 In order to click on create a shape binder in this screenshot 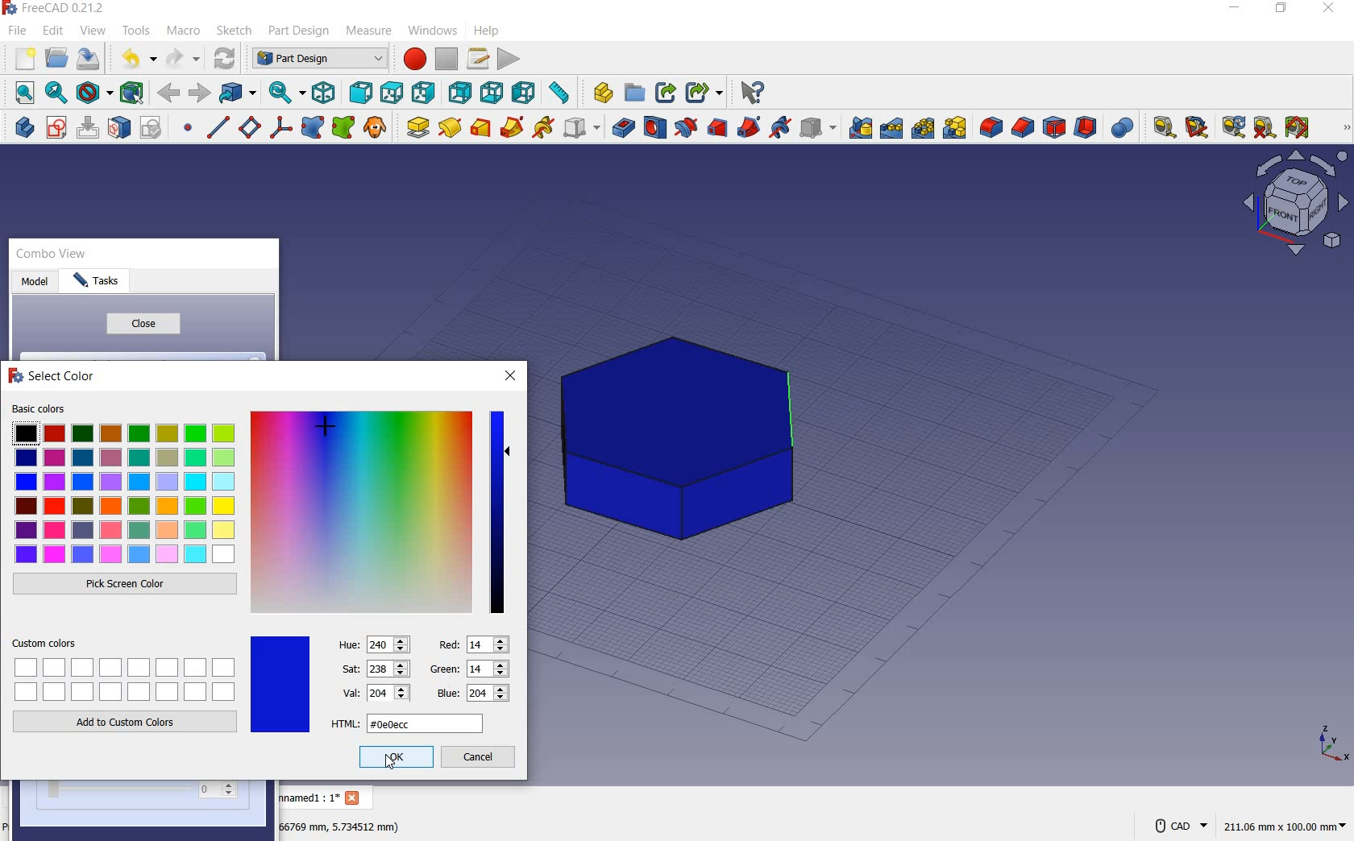, I will do `click(313, 129)`.